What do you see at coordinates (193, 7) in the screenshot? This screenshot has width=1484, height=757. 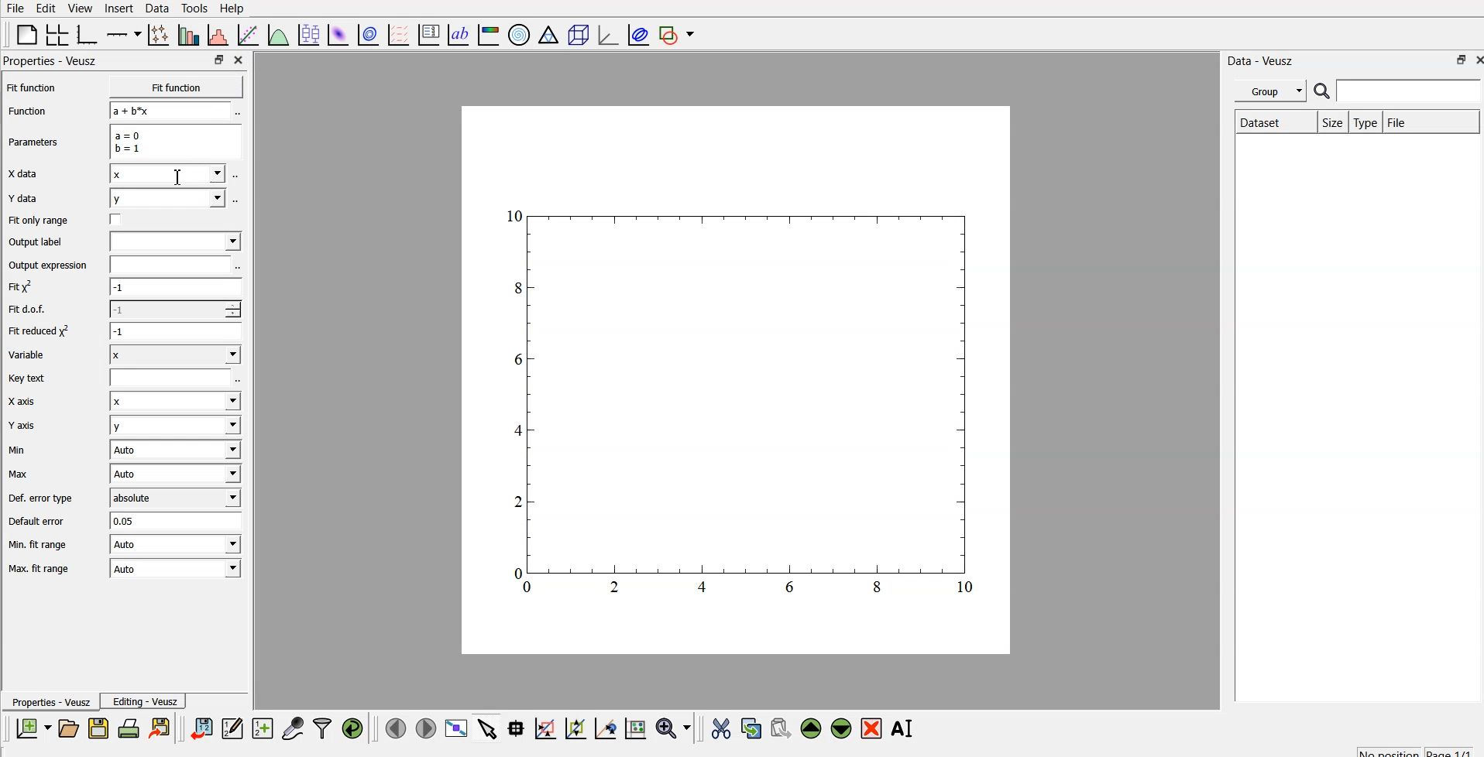 I see `tools` at bounding box center [193, 7].